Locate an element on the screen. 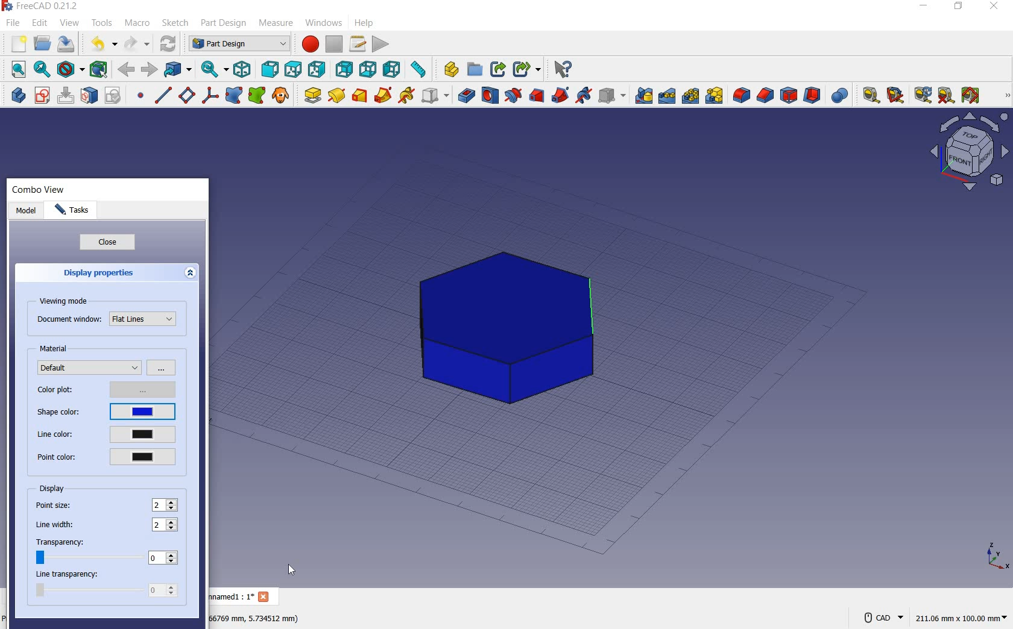 The image size is (1013, 629). left is located at coordinates (393, 69).